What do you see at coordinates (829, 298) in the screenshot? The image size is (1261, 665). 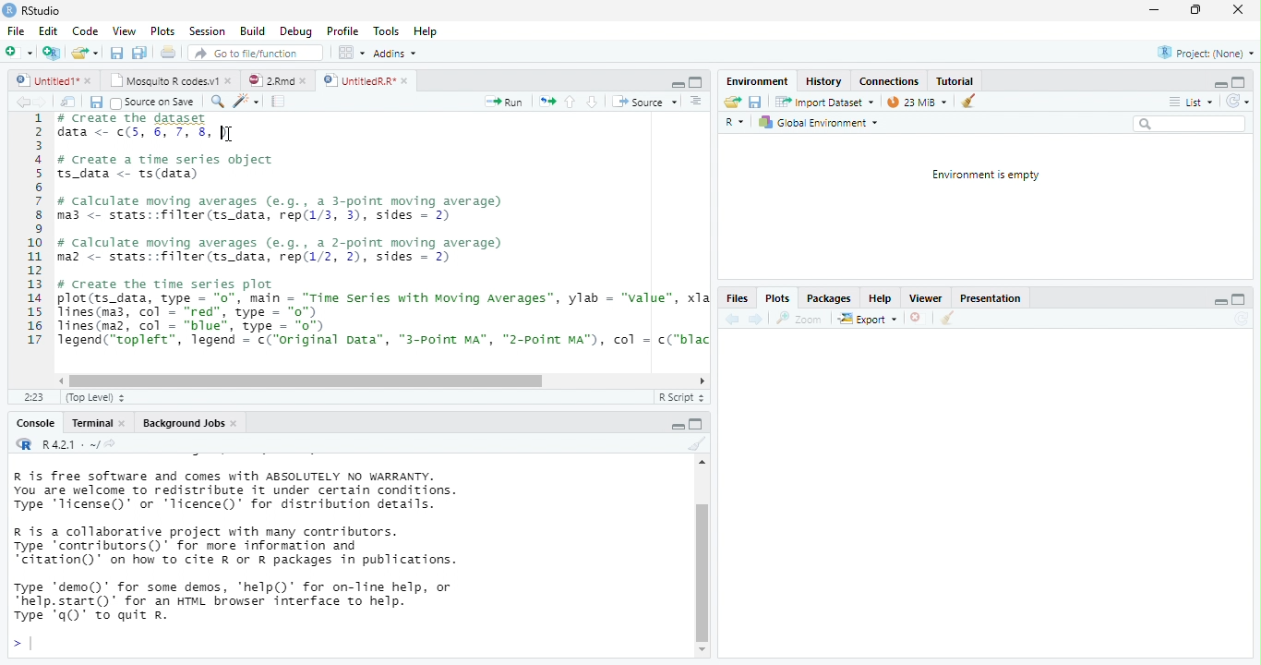 I see `Packages` at bounding box center [829, 298].